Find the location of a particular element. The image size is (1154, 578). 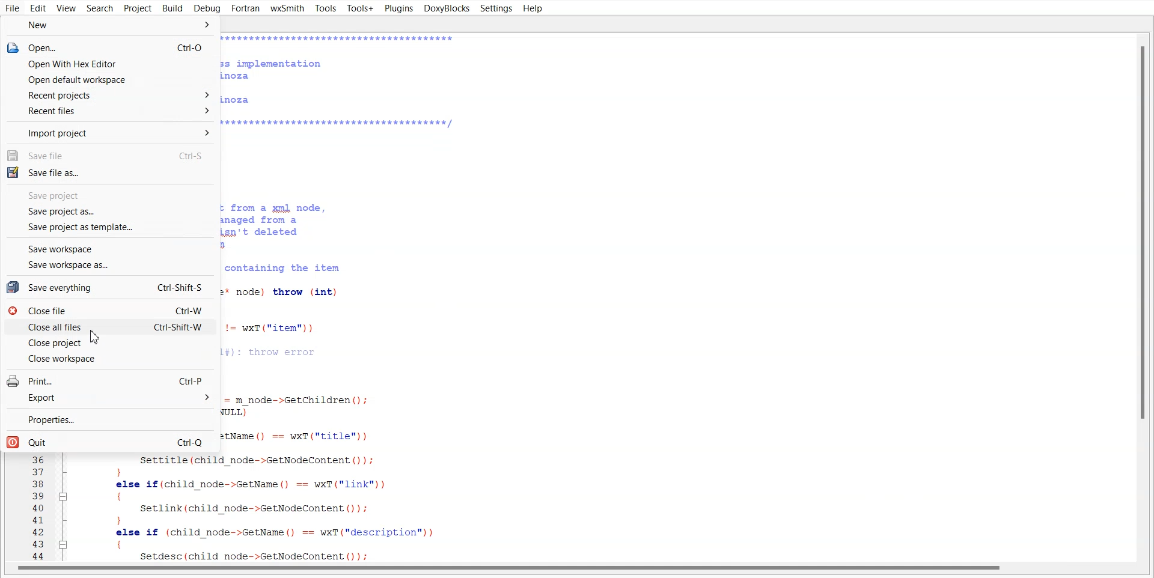

Open is located at coordinates (109, 47).